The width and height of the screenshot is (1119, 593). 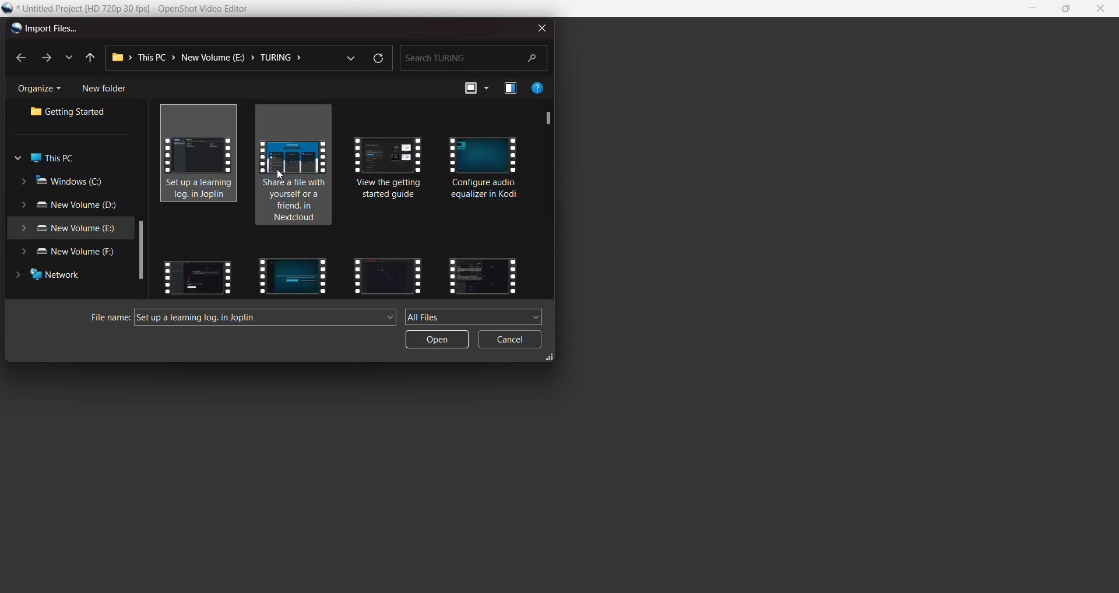 What do you see at coordinates (511, 340) in the screenshot?
I see `cancel` at bounding box center [511, 340].